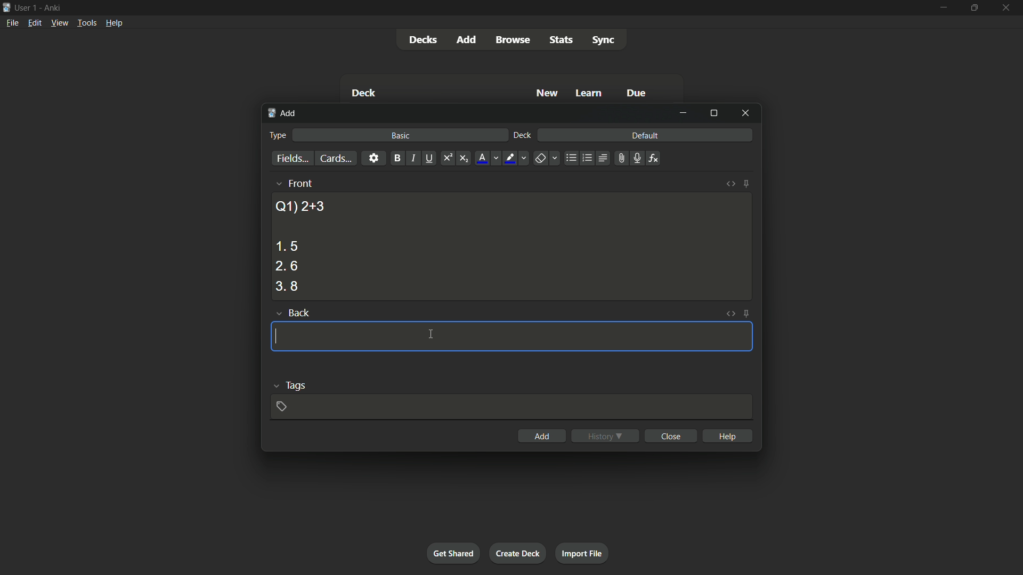 The image size is (1023, 575). What do you see at coordinates (293, 159) in the screenshot?
I see `fields` at bounding box center [293, 159].